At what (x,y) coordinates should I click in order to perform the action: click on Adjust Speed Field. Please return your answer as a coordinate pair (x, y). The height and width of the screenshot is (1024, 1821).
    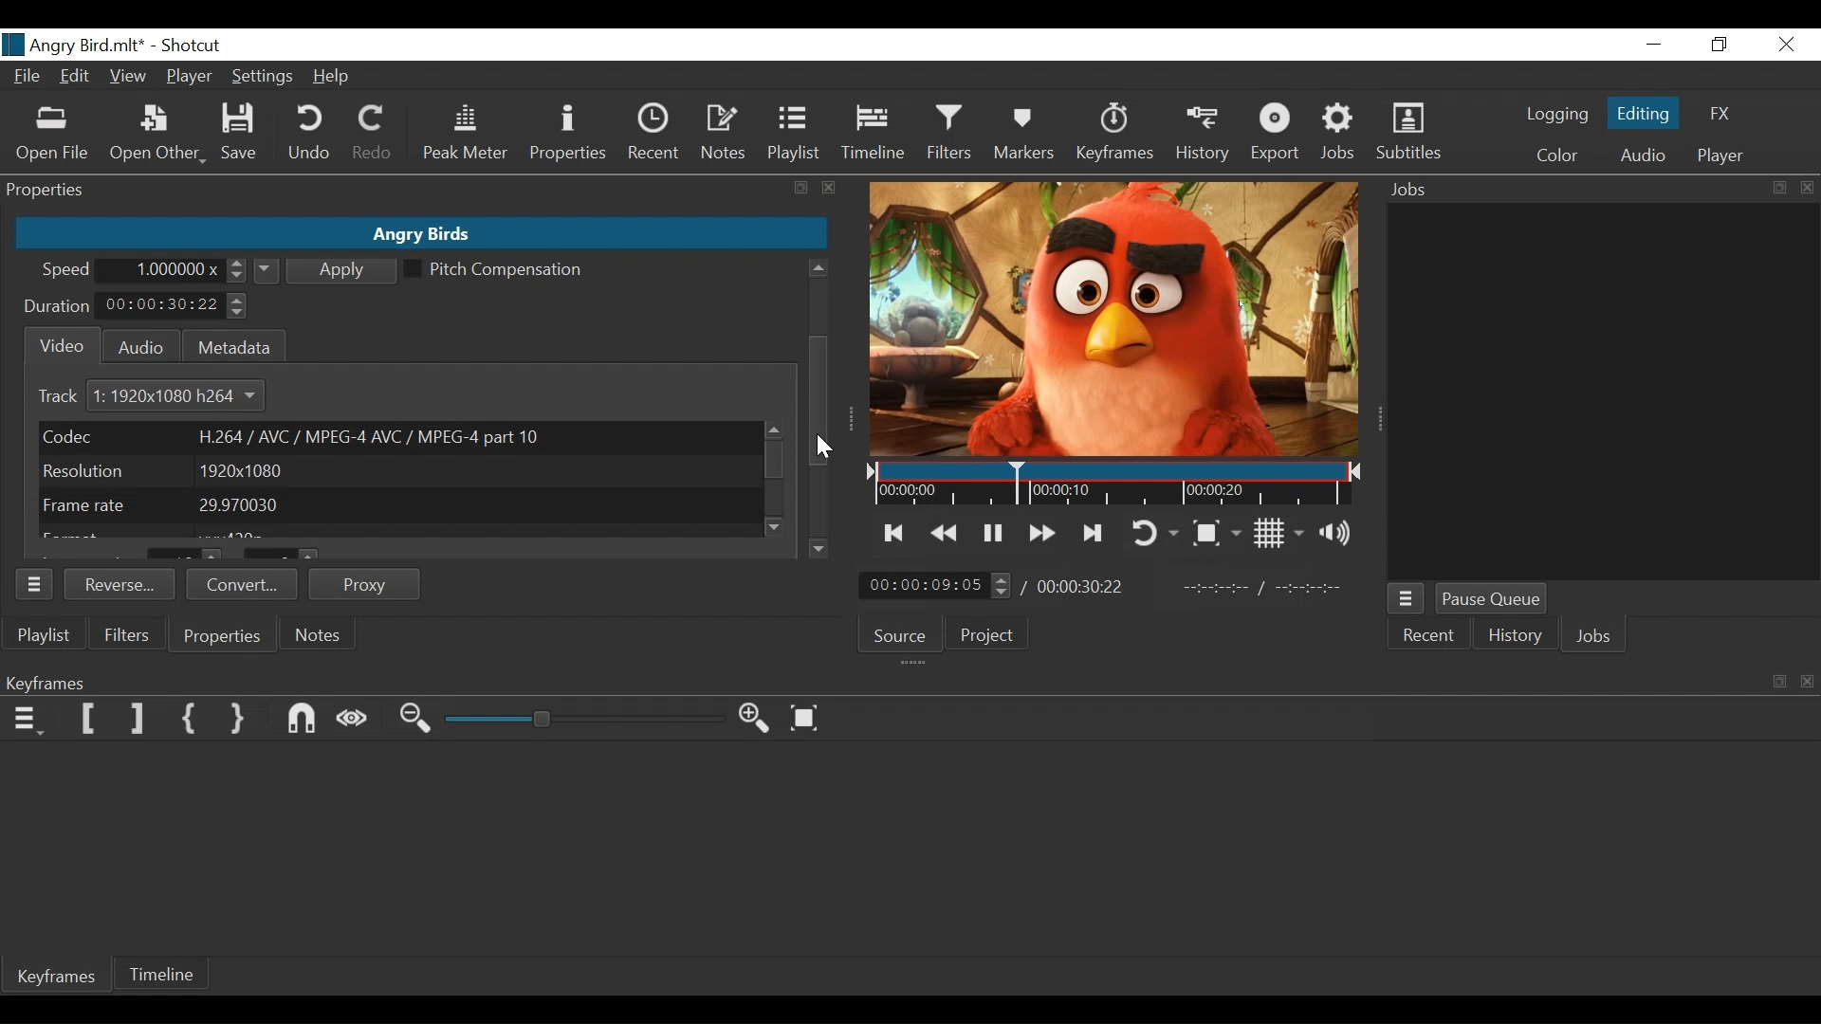
    Looking at the image, I should click on (178, 270).